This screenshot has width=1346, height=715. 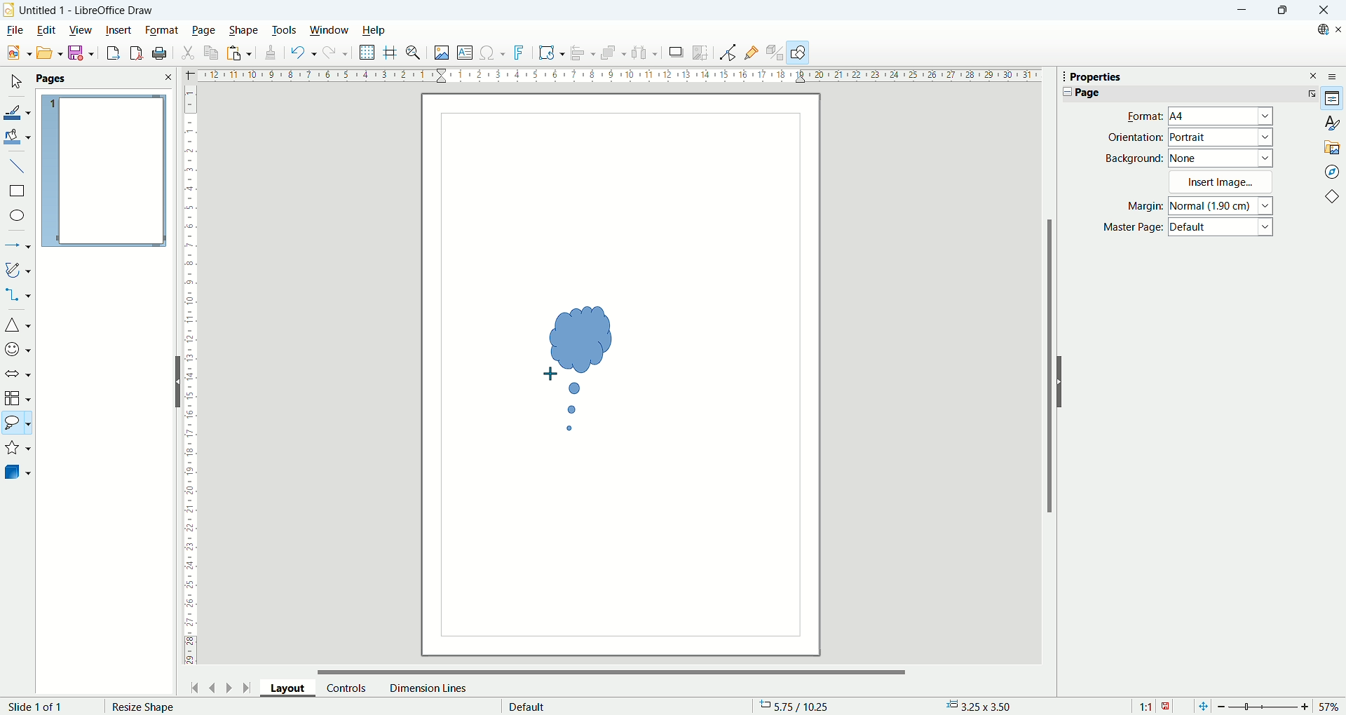 I want to click on symbol shapes, so click(x=18, y=348).